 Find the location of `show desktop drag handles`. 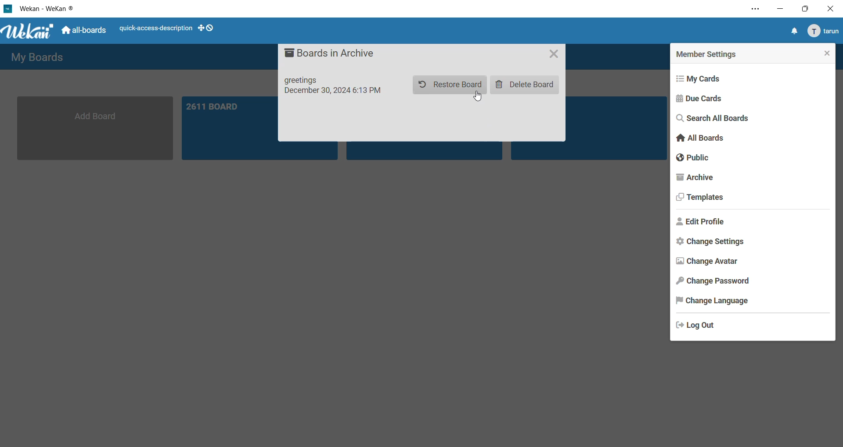

show desktop drag handles is located at coordinates (207, 28).